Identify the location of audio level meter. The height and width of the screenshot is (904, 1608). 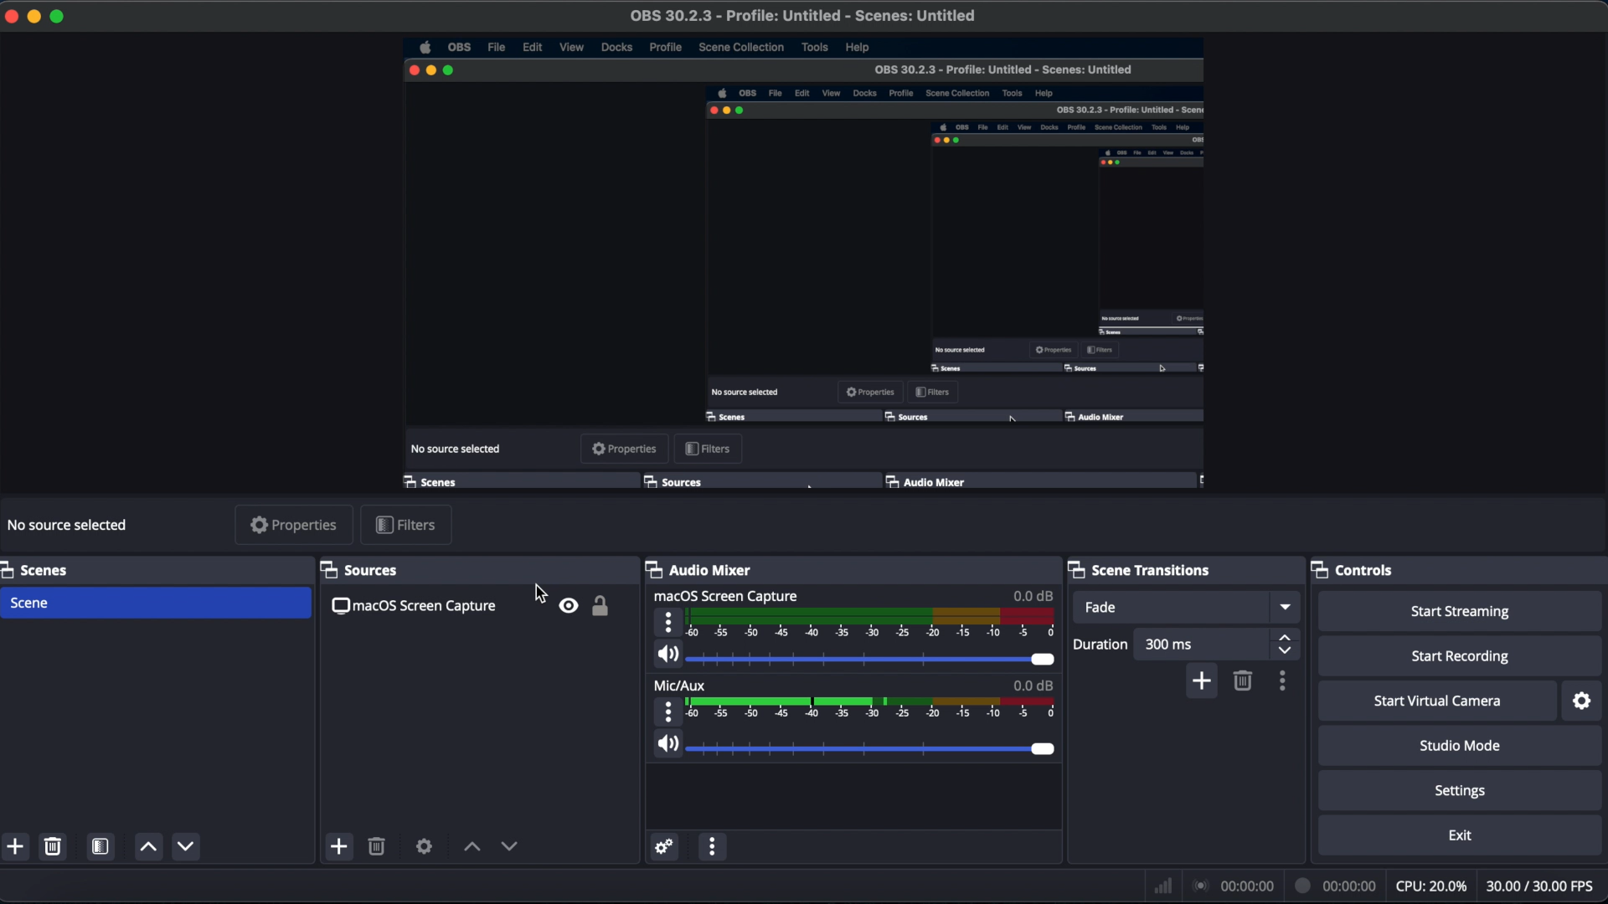
(874, 624).